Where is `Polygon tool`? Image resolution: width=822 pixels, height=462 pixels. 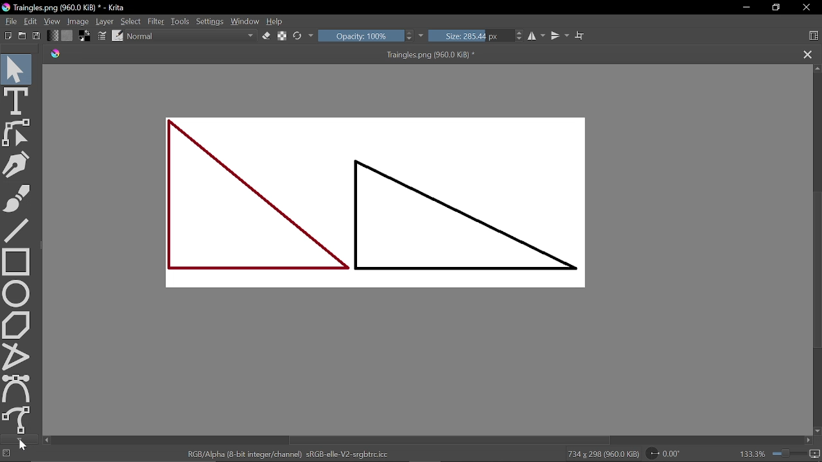 Polygon tool is located at coordinates (17, 325).